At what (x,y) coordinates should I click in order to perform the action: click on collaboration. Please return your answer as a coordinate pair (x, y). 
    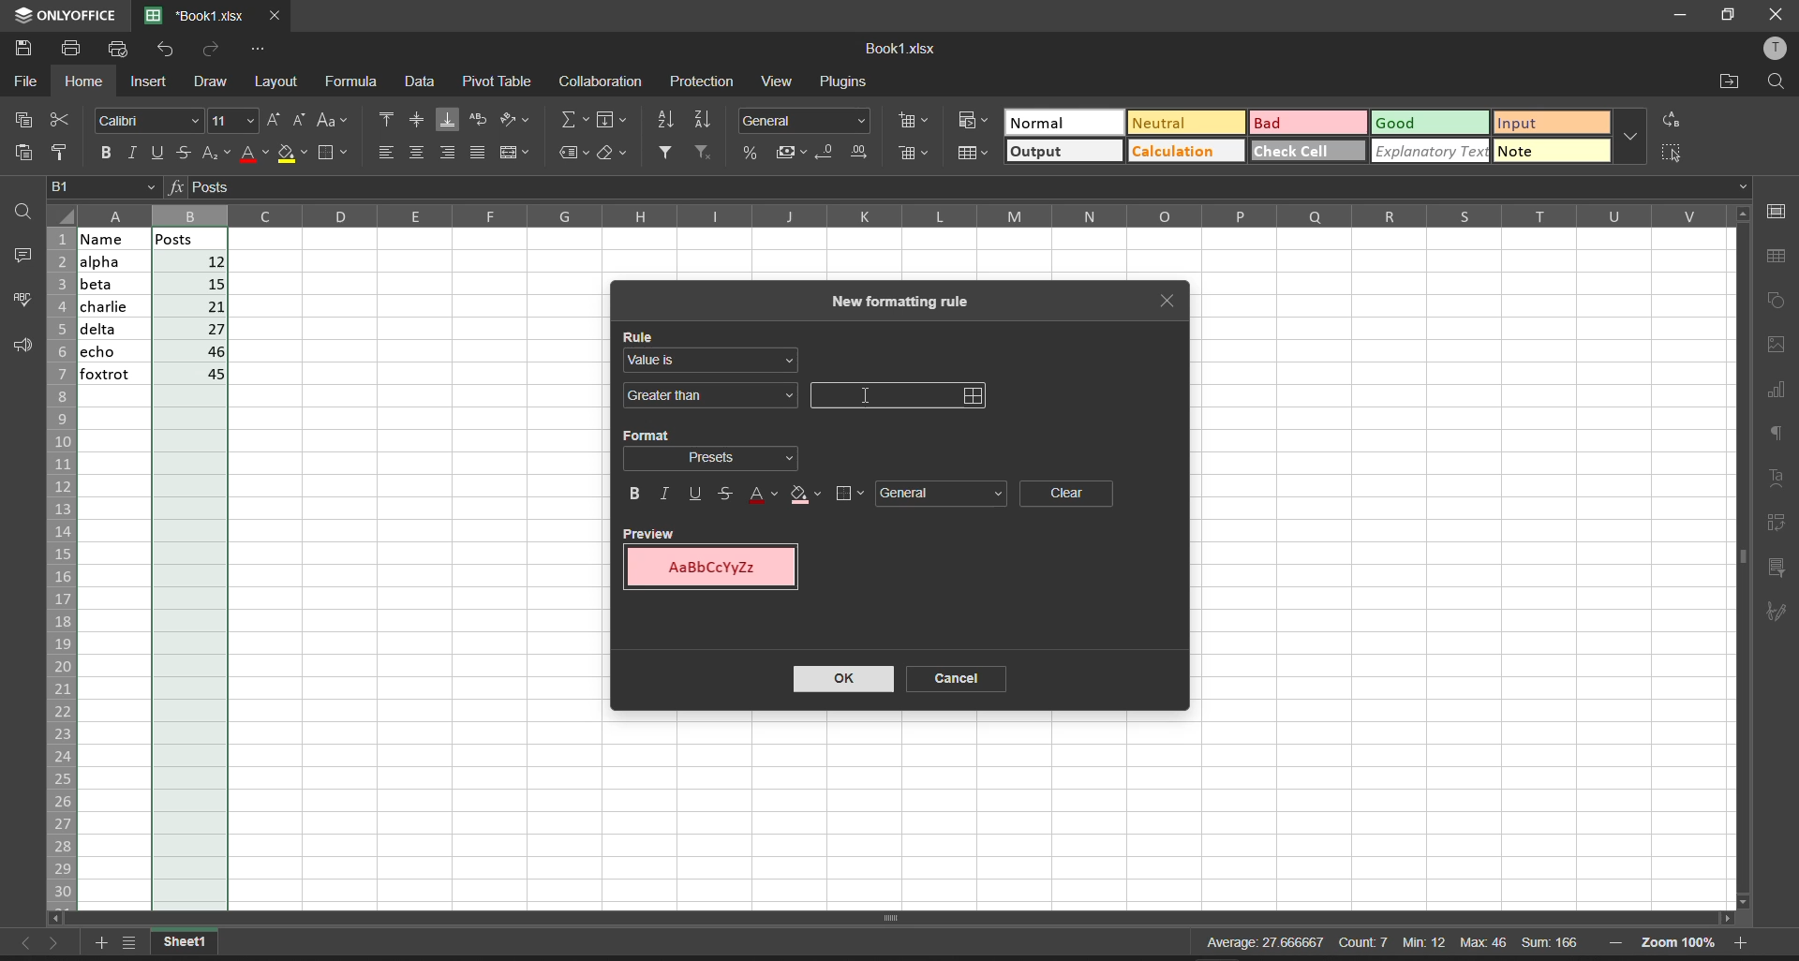
    Looking at the image, I should click on (602, 81).